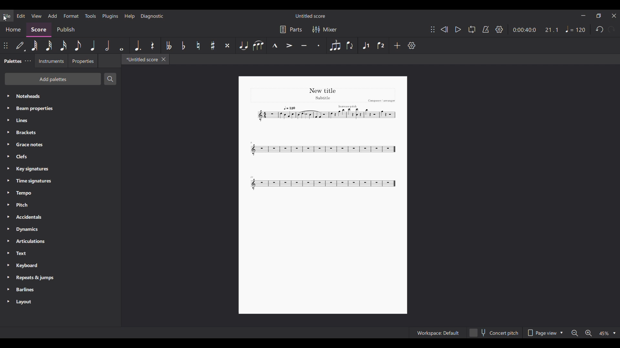 The image size is (620, 348). Describe the element at coordinates (83, 61) in the screenshot. I see `Properties` at that location.